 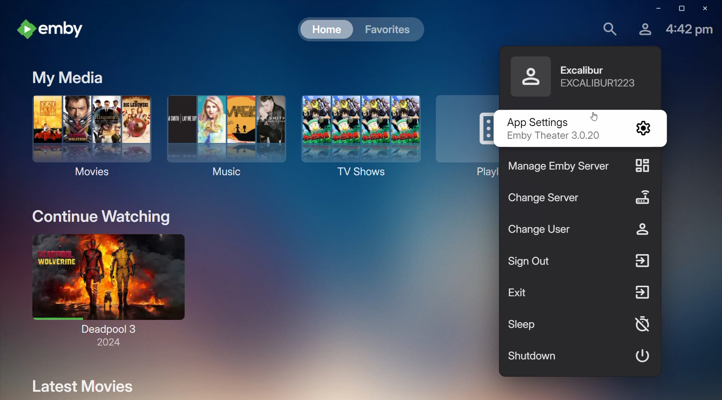 What do you see at coordinates (706, 9) in the screenshot?
I see `Close` at bounding box center [706, 9].